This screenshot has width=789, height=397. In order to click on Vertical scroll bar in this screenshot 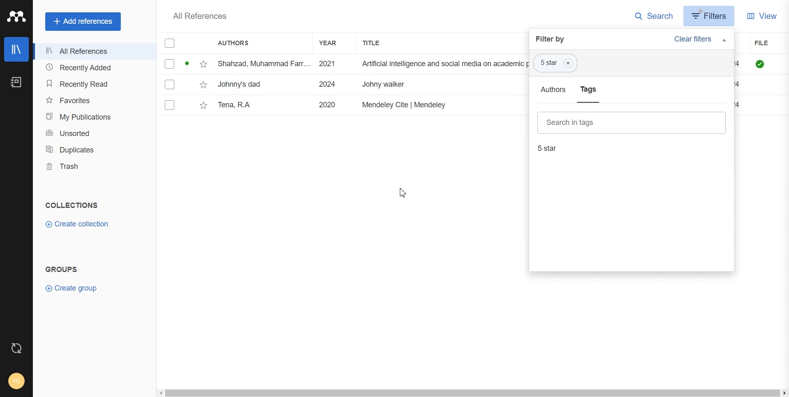, I will do `click(784, 215)`.